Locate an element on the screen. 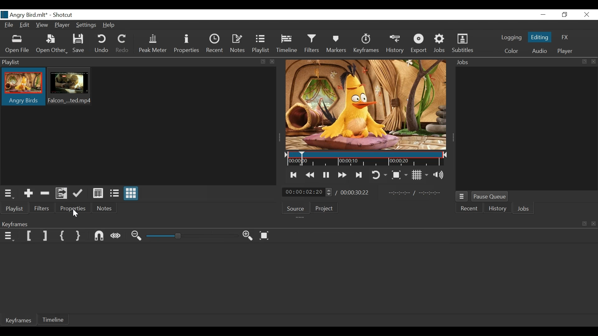 The height and width of the screenshot is (336, 598). Player is located at coordinates (565, 51).